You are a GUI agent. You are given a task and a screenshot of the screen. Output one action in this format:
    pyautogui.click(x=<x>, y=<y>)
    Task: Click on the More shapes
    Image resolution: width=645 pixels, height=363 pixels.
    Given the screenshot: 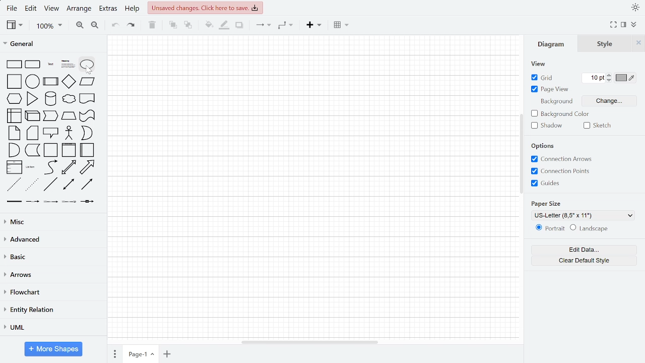 What is the action you would take?
    pyautogui.click(x=53, y=349)
    